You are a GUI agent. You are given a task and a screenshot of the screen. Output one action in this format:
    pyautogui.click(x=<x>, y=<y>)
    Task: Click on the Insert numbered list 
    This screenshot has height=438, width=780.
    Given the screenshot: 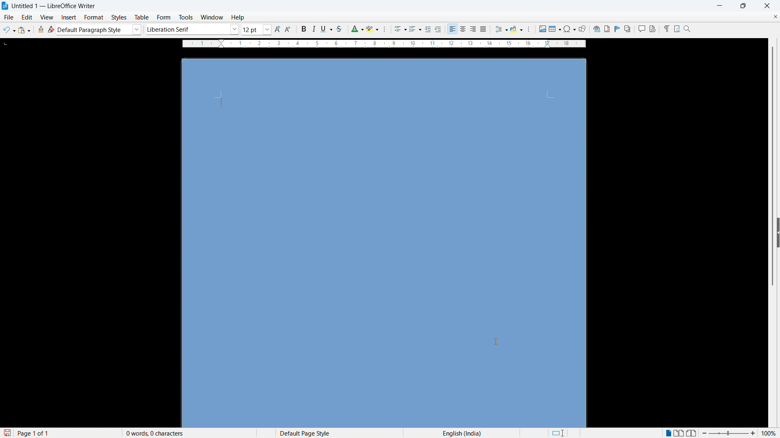 What is the action you would take?
    pyautogui.click(x=415, y=30)
    